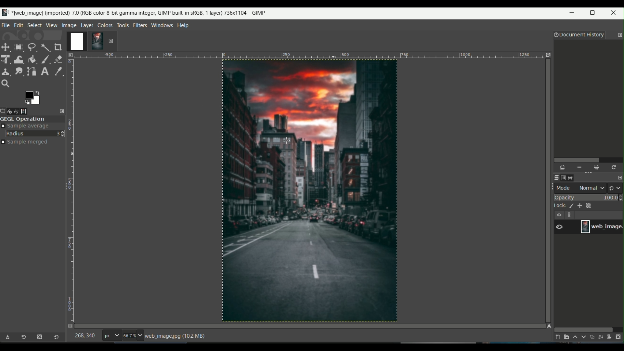  What do you see at coordinates (557, 206) in the screenshot?
I see `lock` at bounding box center [557, 206].